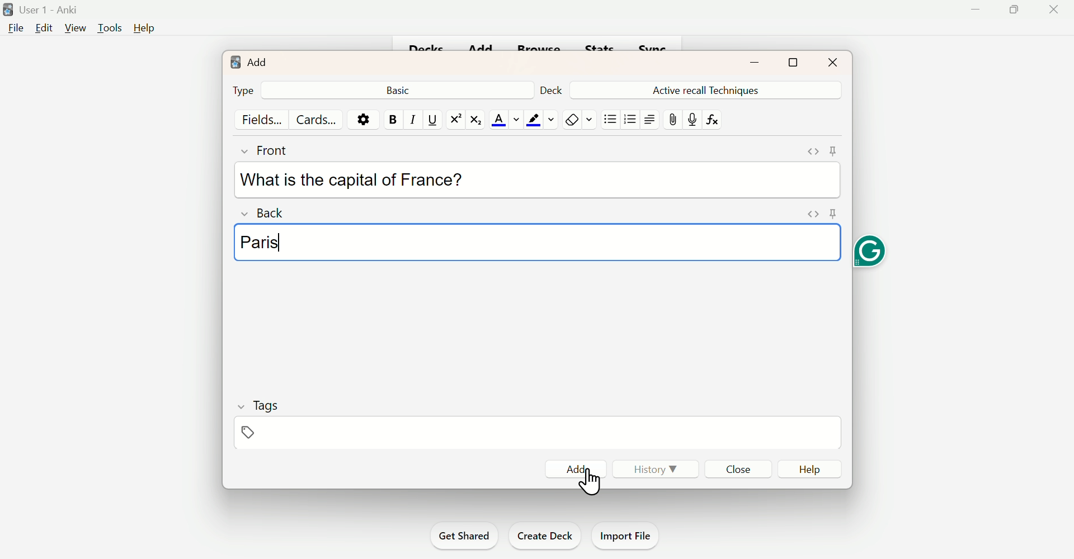 The height and width of the screenshot is (559, 1074). What do you see at coordinates (348, 178) in the screenshot?
I see `What is the capital of France?` at bounding box center [348, 178].